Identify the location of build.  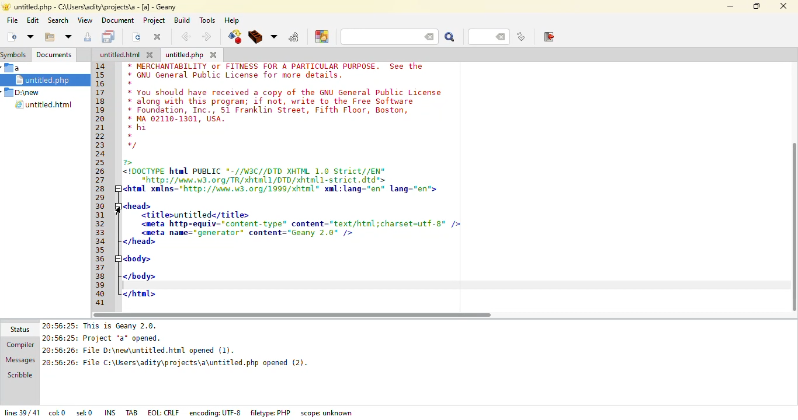
(182, 21).